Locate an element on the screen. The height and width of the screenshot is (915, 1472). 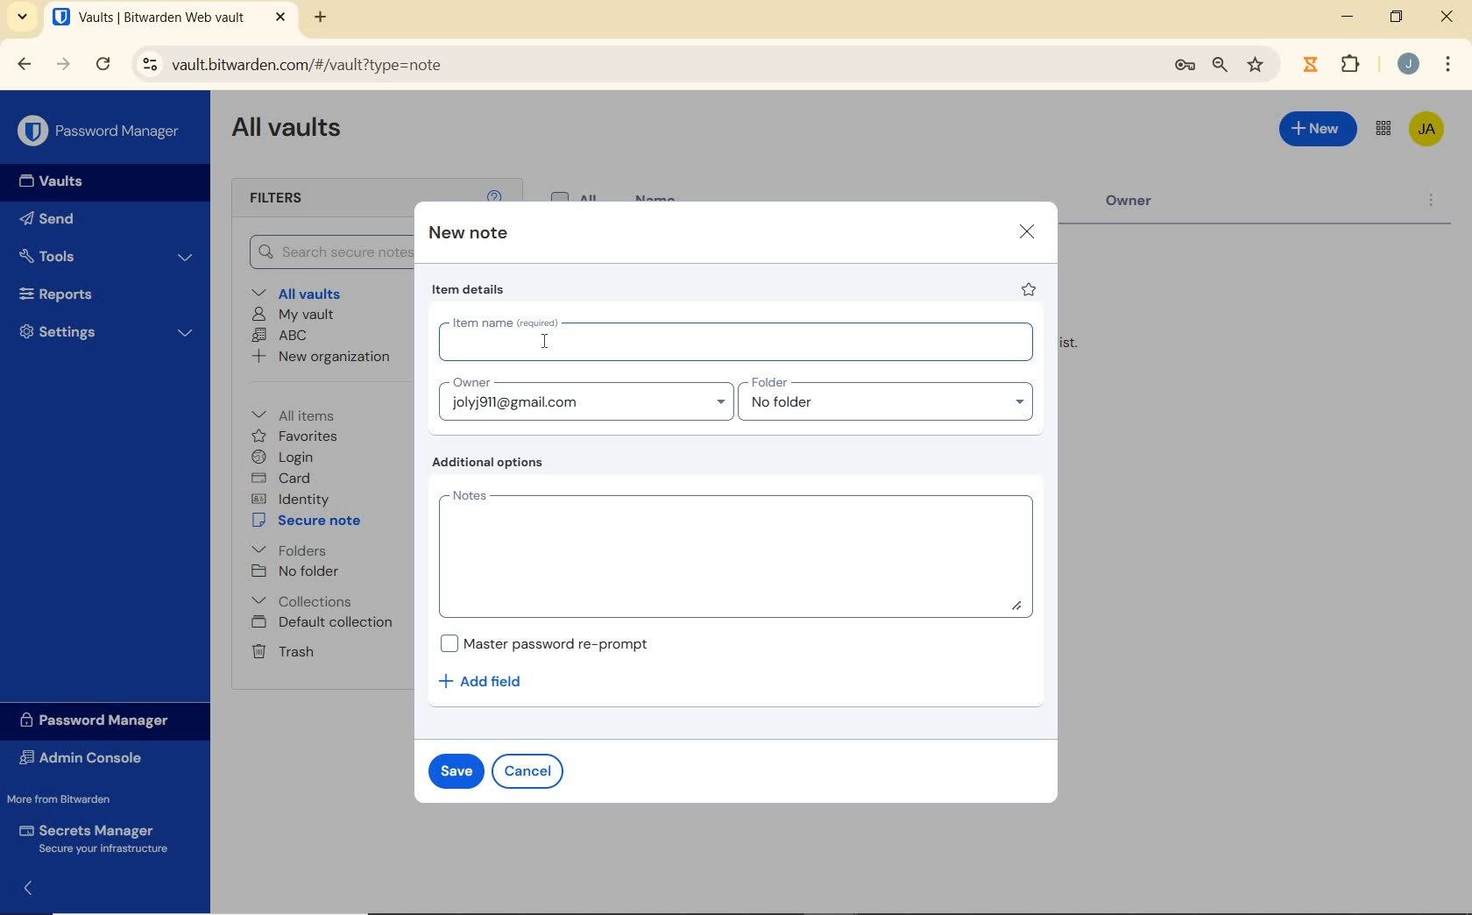
new tab is located at coordinates (322, 19).